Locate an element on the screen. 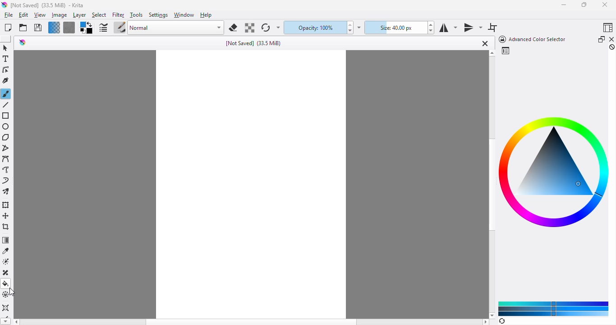 The height and width of the screenshot is (325, 616). help is located at coordinates (206, 15).